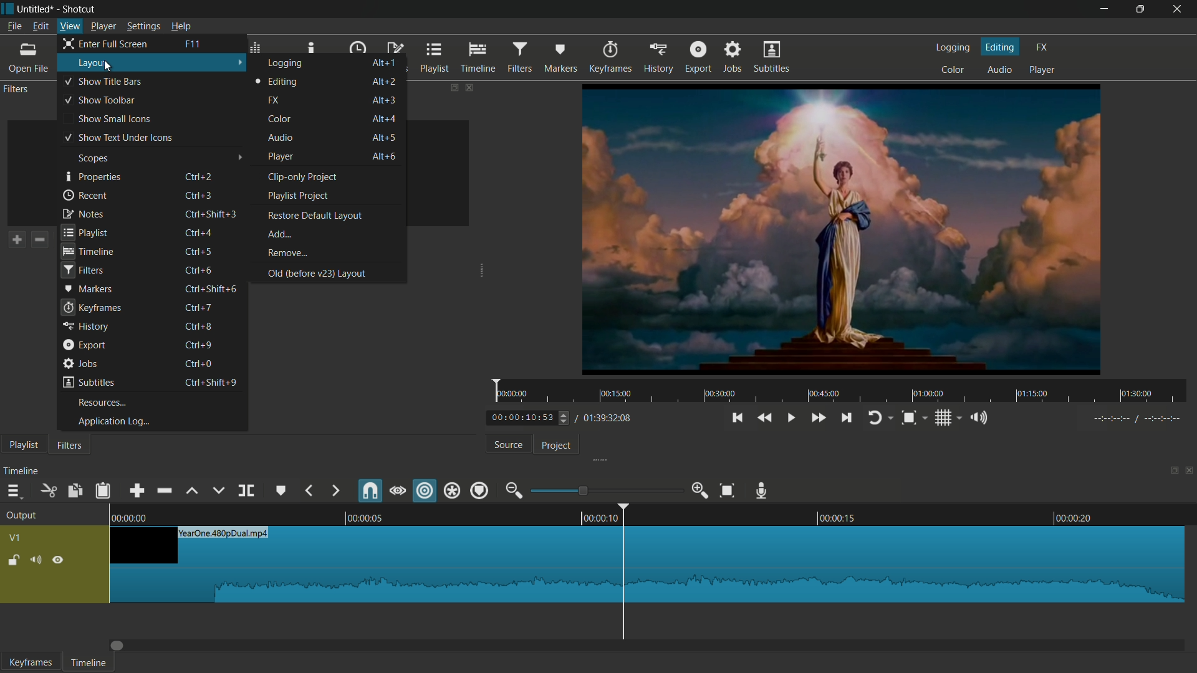  Describe the element at coordinates (304, 176) in the screenshot. I see `clip only project` at that location.